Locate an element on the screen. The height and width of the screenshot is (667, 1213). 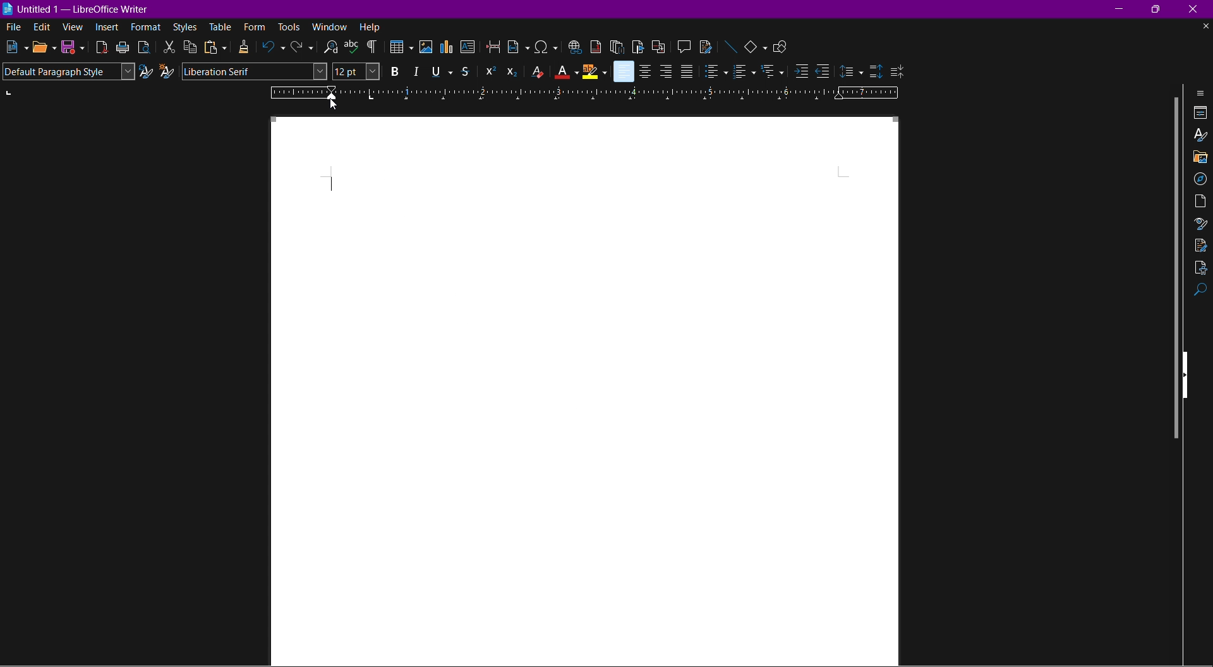
Toggle Unordered List is located at coordinates (716, 71).